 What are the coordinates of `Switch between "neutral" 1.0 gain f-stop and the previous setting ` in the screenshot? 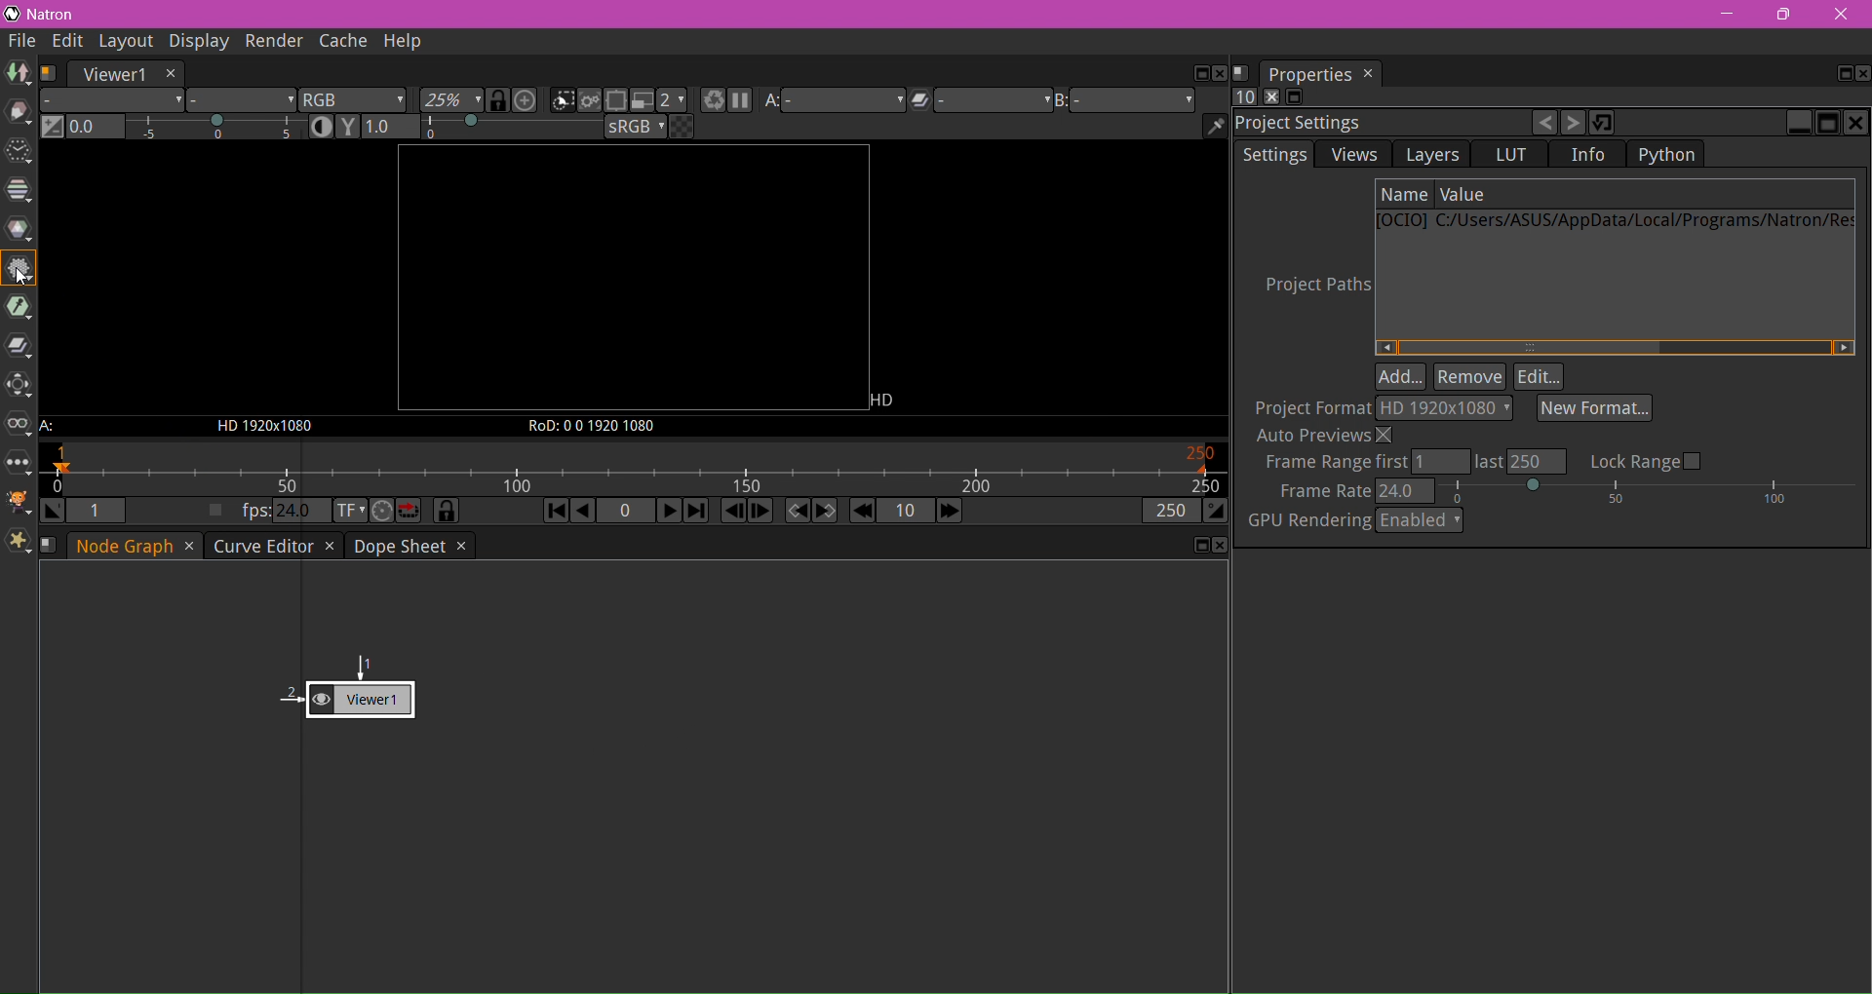 It's located at (54, 128).